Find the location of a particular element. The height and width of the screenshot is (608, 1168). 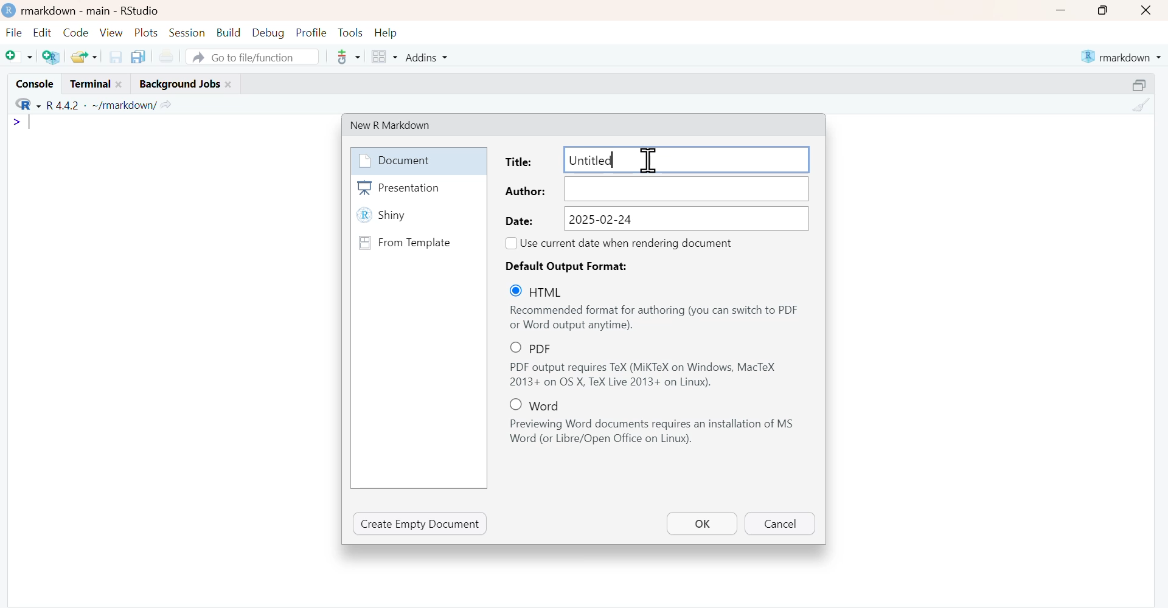

word is located at coordinates (541, 404).